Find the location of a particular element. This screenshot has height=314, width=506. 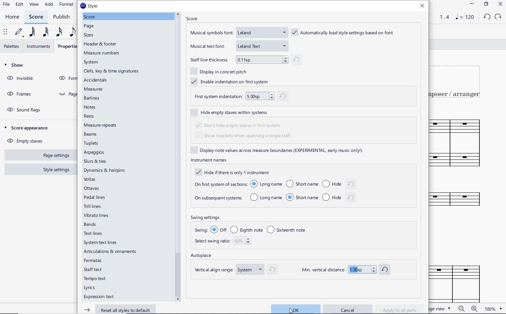

vertical align range is located at coordinates (234, 270).